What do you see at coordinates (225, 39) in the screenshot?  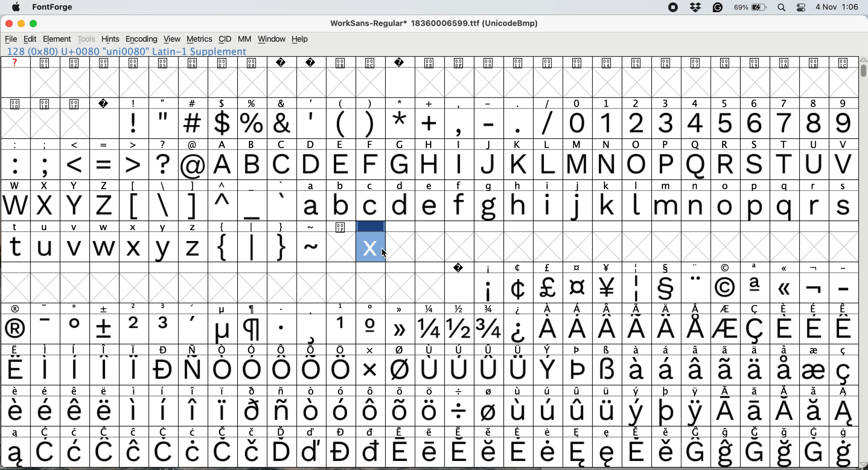 I see `cid` at bounding box center [225, 39].